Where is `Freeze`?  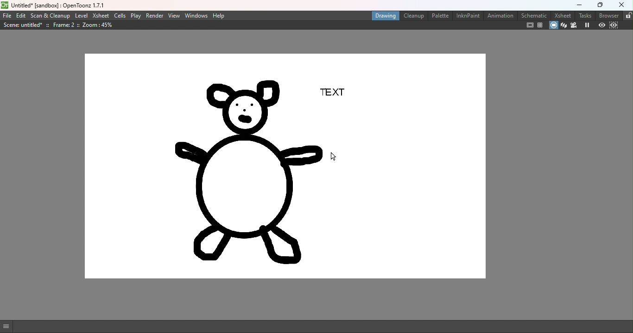
Freeze is located at coordinates (588, 25).